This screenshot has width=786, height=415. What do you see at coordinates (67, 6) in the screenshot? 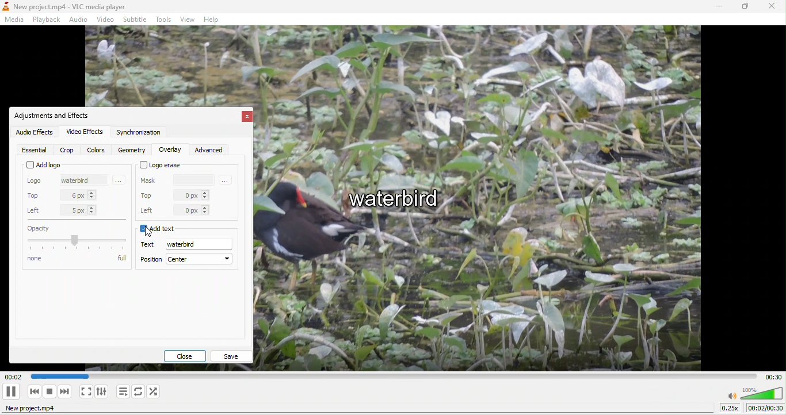
I see `New project.mp4 - VLC media player` at bounding box center [67, 6].